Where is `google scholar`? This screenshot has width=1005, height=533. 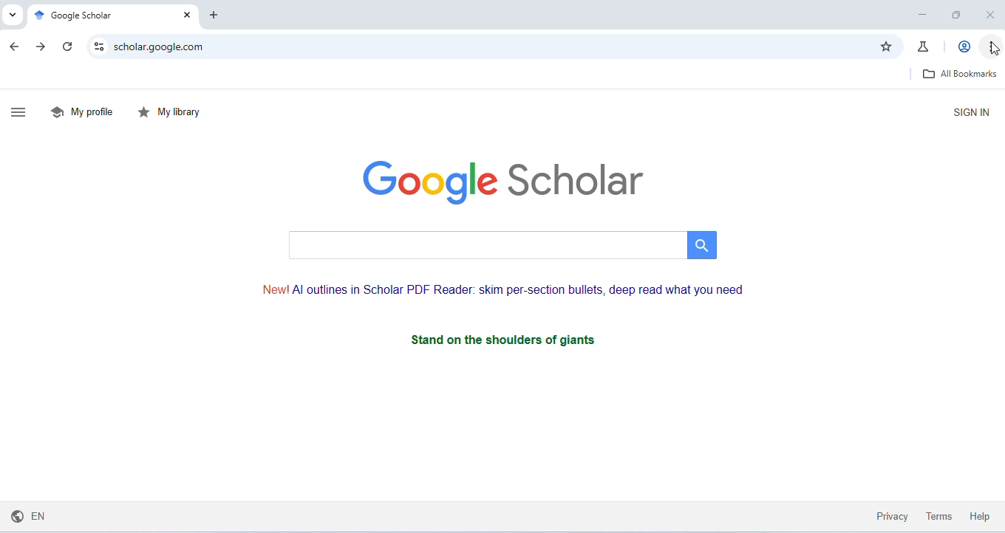 google scholar is located at coordinates (73, 16).